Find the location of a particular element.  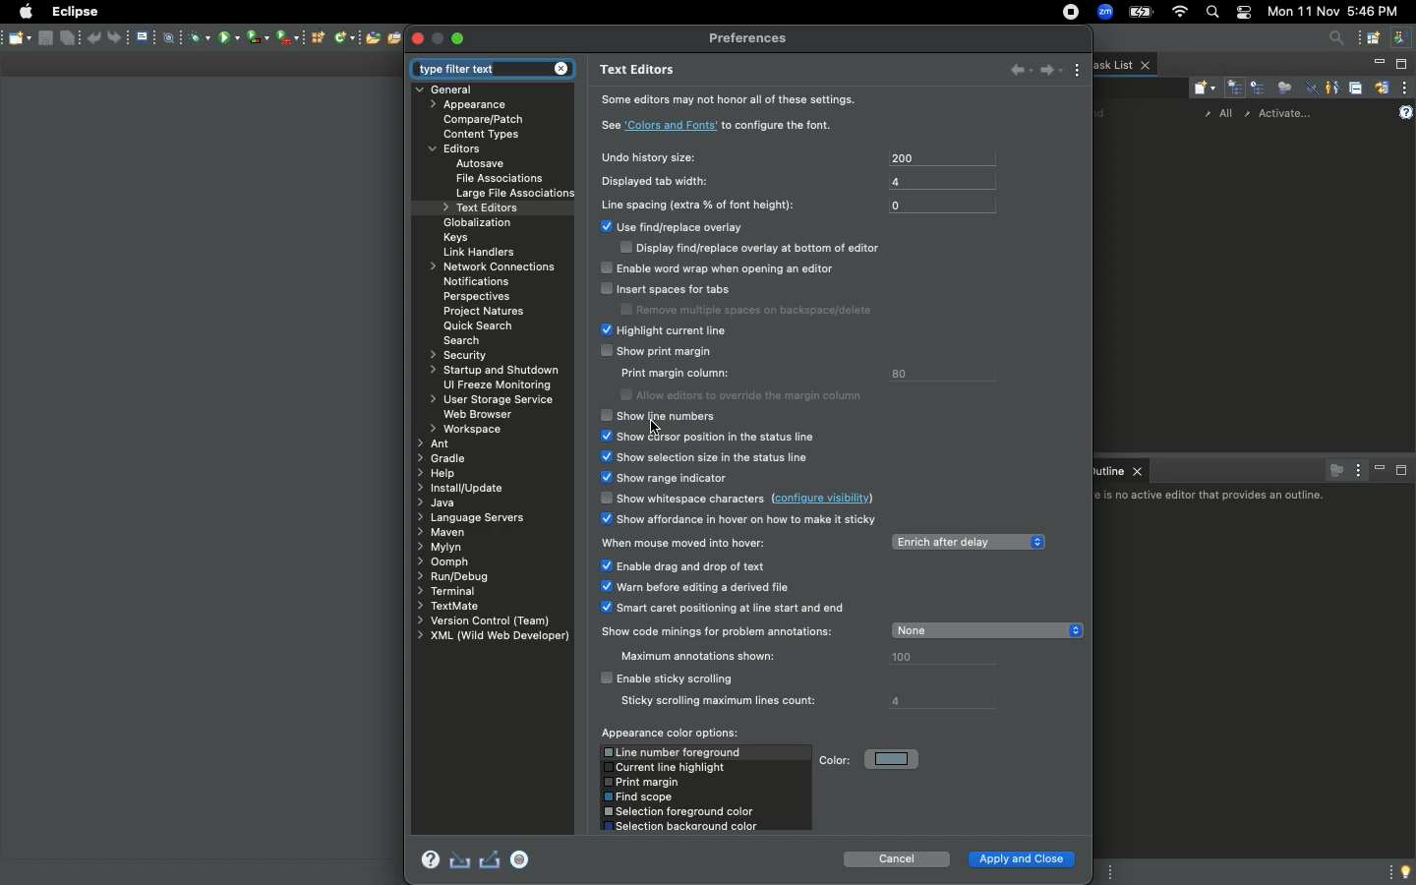

Rury debug is located at coordinates (454, 575).